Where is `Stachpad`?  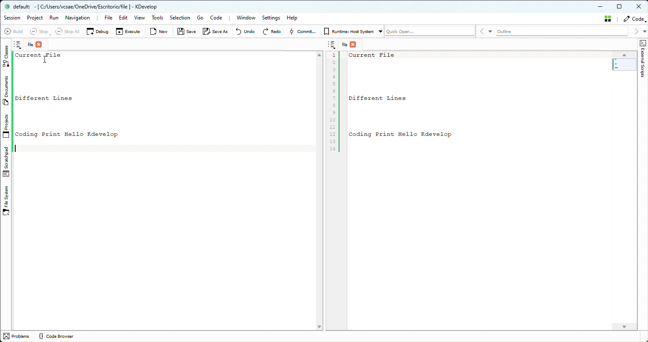
Stachpad is located at coordinates (8, 163).